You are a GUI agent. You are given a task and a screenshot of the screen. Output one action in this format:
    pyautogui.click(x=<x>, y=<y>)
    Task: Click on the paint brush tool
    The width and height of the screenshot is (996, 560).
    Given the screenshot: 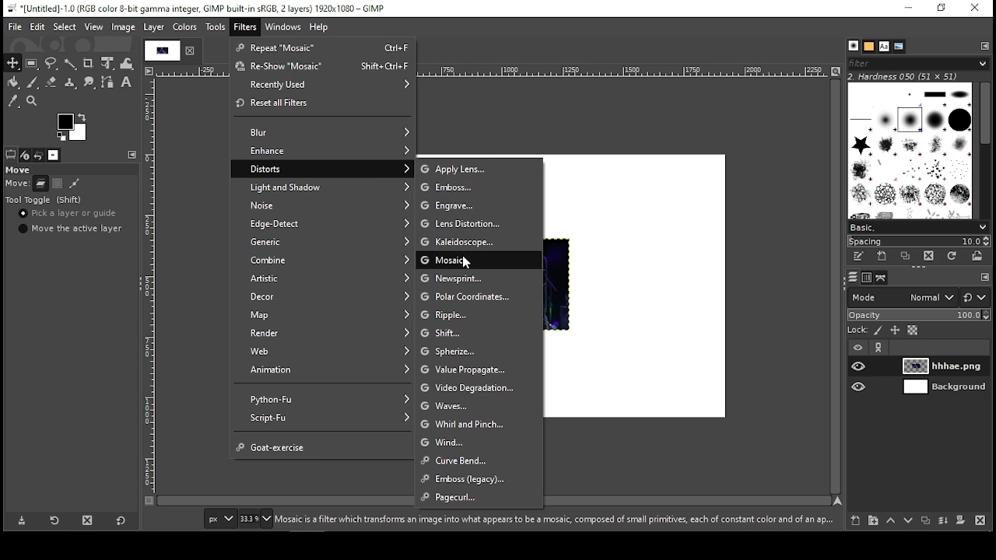 What is the action you would take?
    pyautogui.click(x=34, y=82)
    